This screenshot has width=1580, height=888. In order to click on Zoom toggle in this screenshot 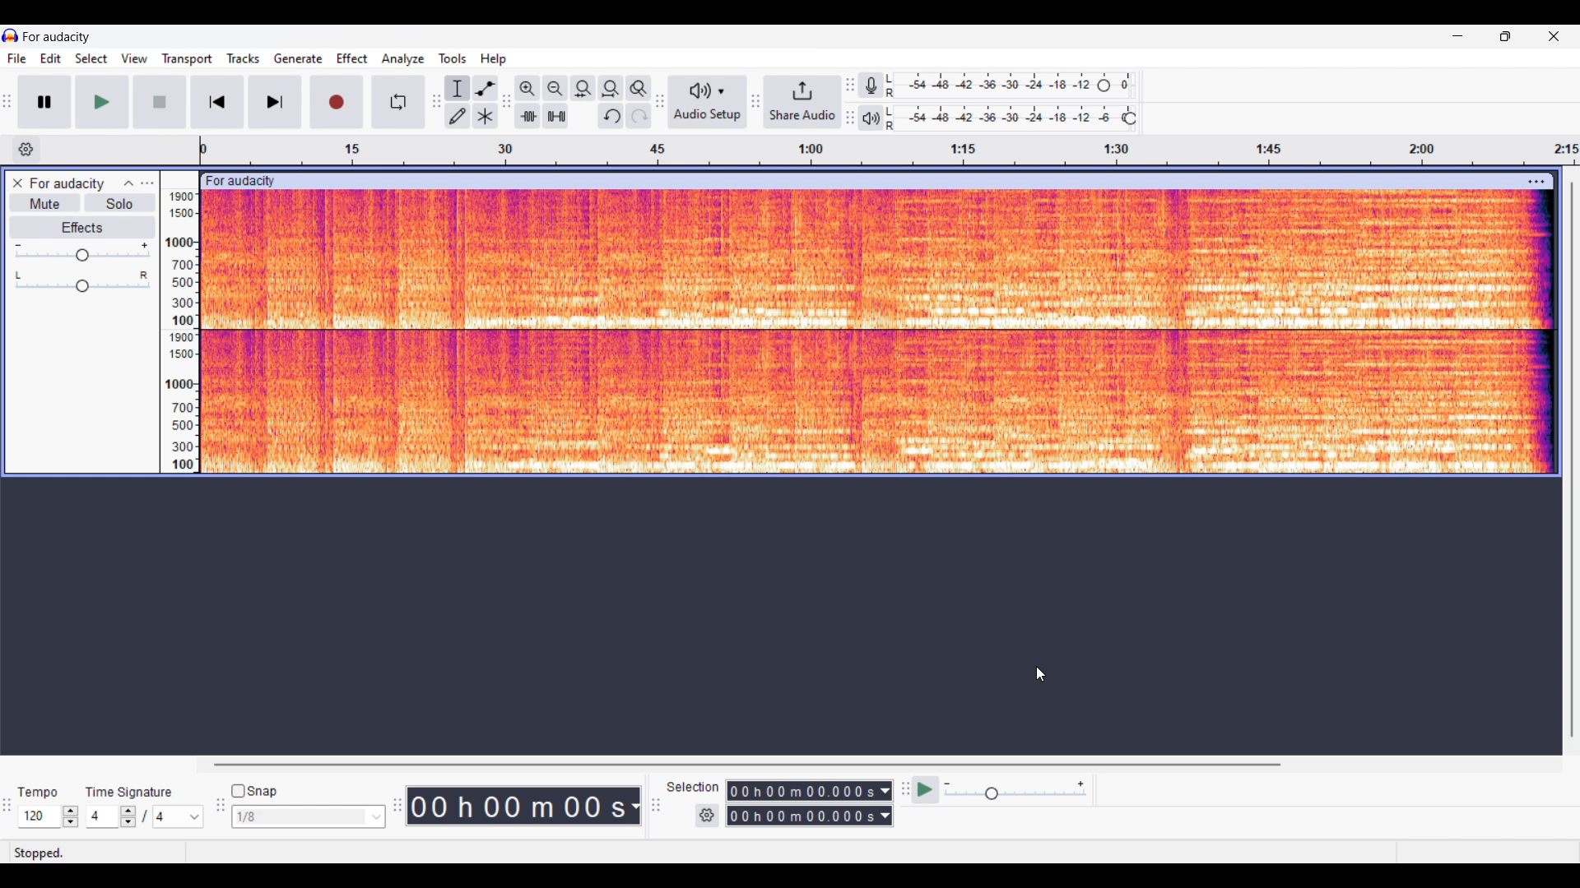, I will do `click(639, 89)`.